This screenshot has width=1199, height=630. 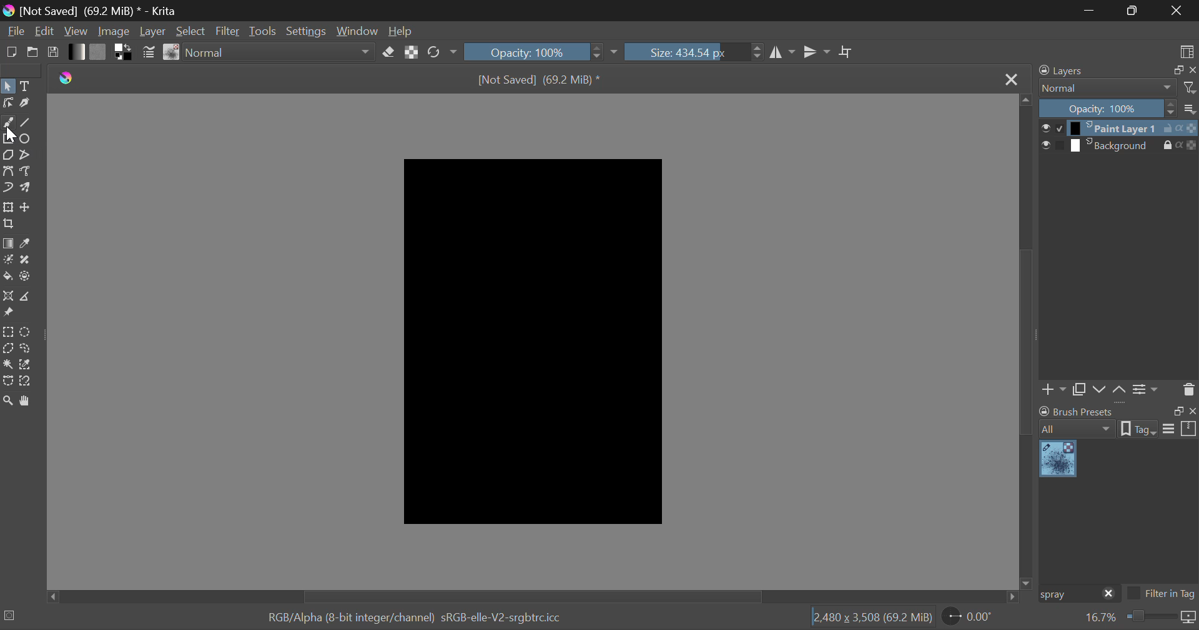 What do you see at coordinates (872, 617) in the screenshot?
I see `12,480 x 3,508 (69.2 MiB)` at bounding box center [872, 617].